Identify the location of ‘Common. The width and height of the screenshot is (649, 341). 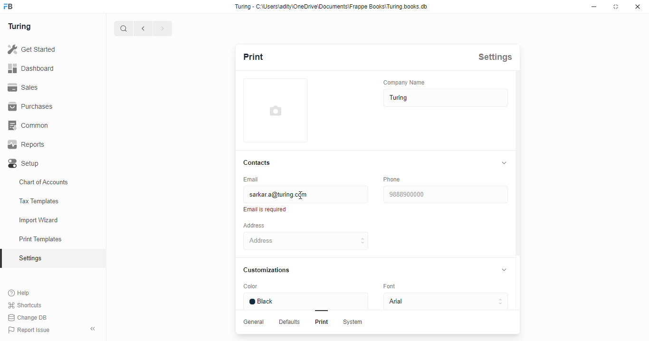
(31, 125).